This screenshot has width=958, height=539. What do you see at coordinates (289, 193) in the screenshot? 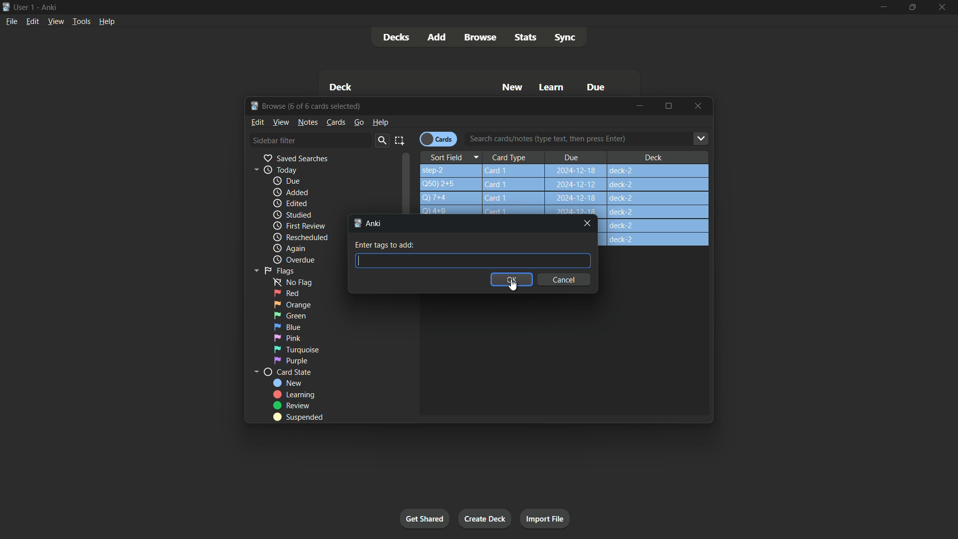
I see `added` at bounding box center [289, 193].